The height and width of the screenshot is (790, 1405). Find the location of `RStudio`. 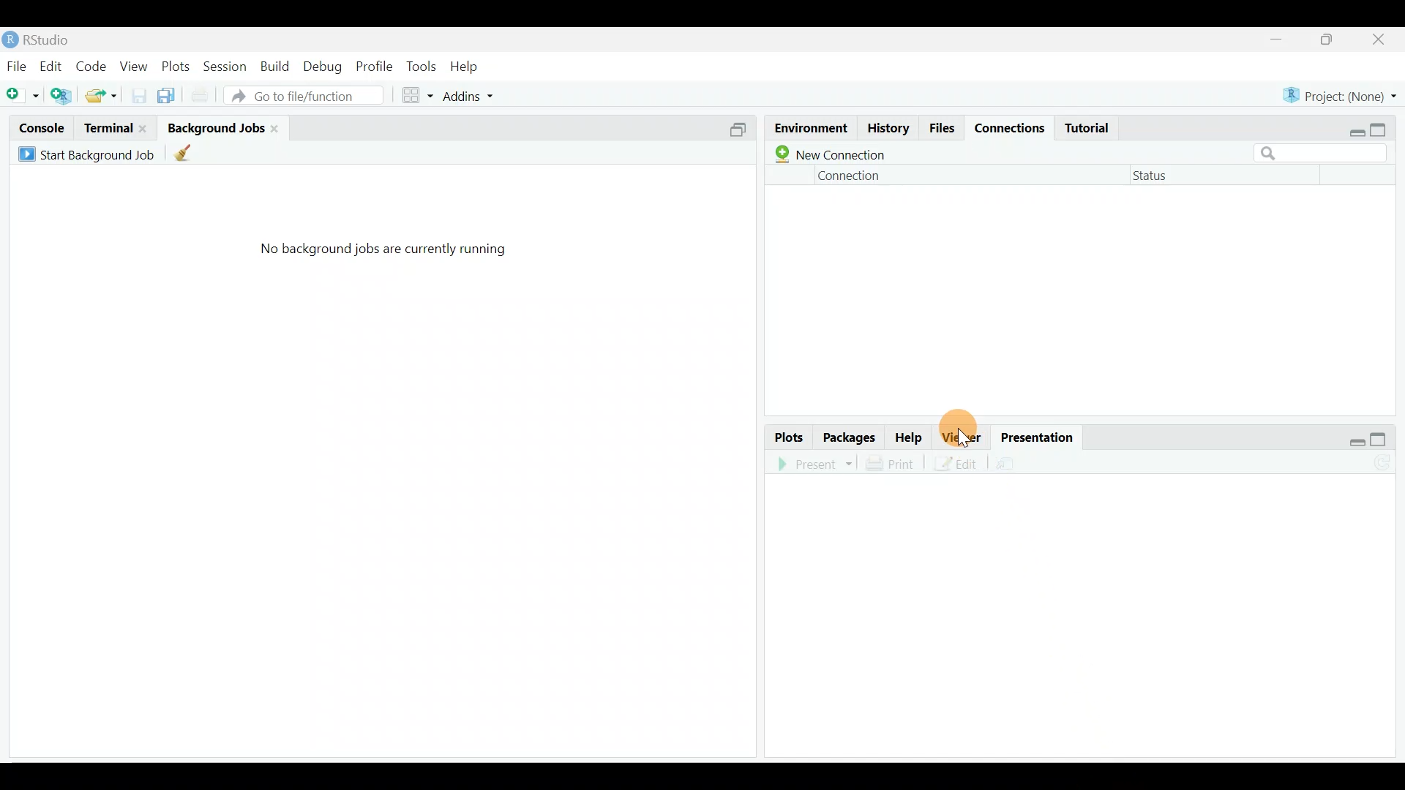

RStudio is located at coordinates (59, 37).